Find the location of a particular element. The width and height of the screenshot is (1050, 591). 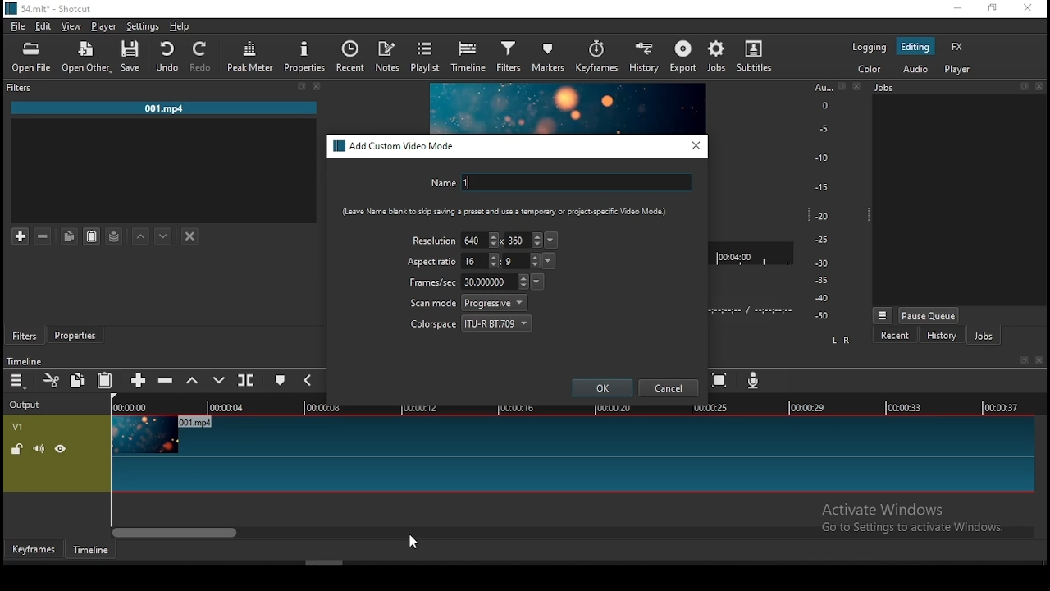

keyframes is located at coordinates (596, 59).